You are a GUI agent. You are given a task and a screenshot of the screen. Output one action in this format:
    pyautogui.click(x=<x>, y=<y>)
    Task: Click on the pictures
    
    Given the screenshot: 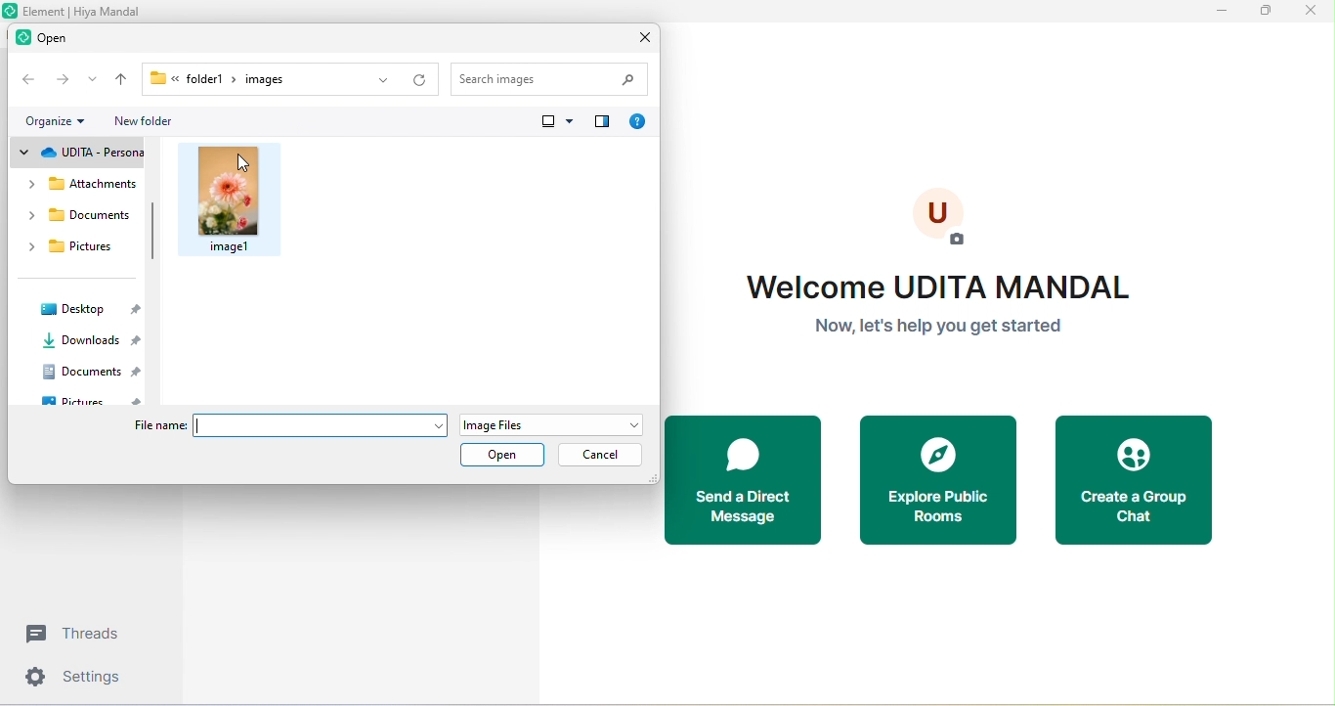 What is the action you would take?
    pyautogui.click(x=74, y=250)
    